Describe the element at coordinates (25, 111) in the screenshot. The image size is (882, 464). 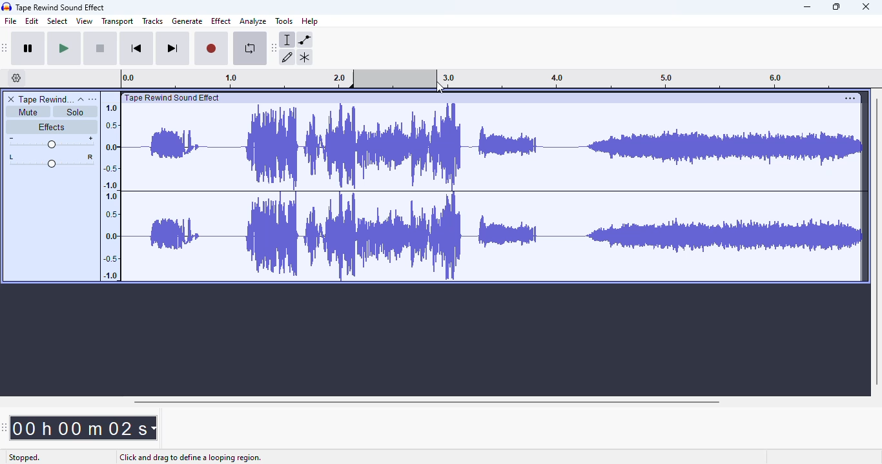
I see `mute` at that location.